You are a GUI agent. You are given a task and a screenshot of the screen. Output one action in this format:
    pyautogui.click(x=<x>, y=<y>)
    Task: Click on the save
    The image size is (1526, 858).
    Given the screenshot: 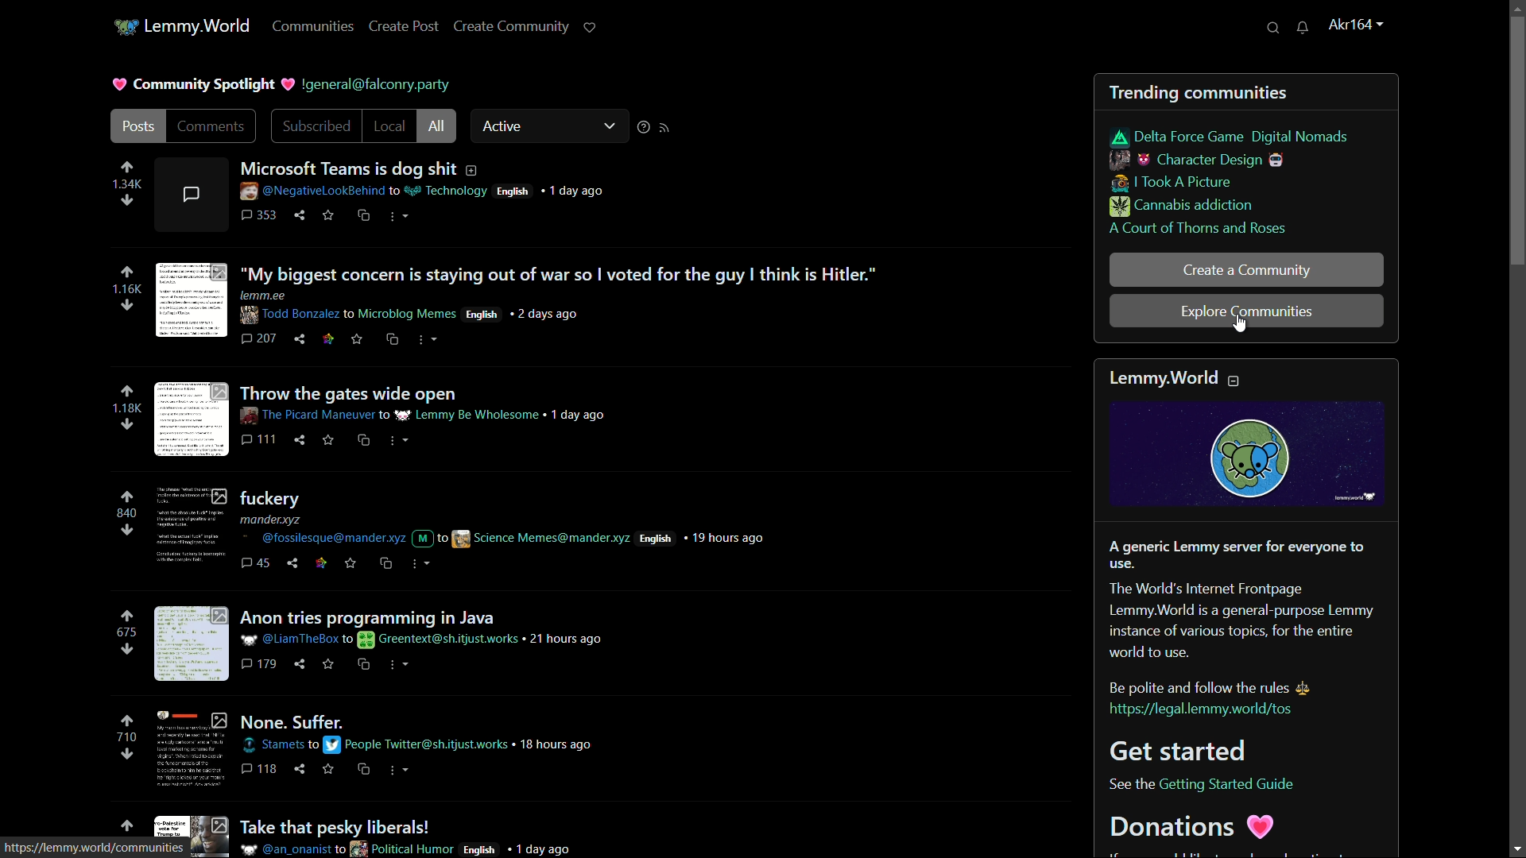 What is the action you would take?
    pyautogui.click(x=328, y=439)
    